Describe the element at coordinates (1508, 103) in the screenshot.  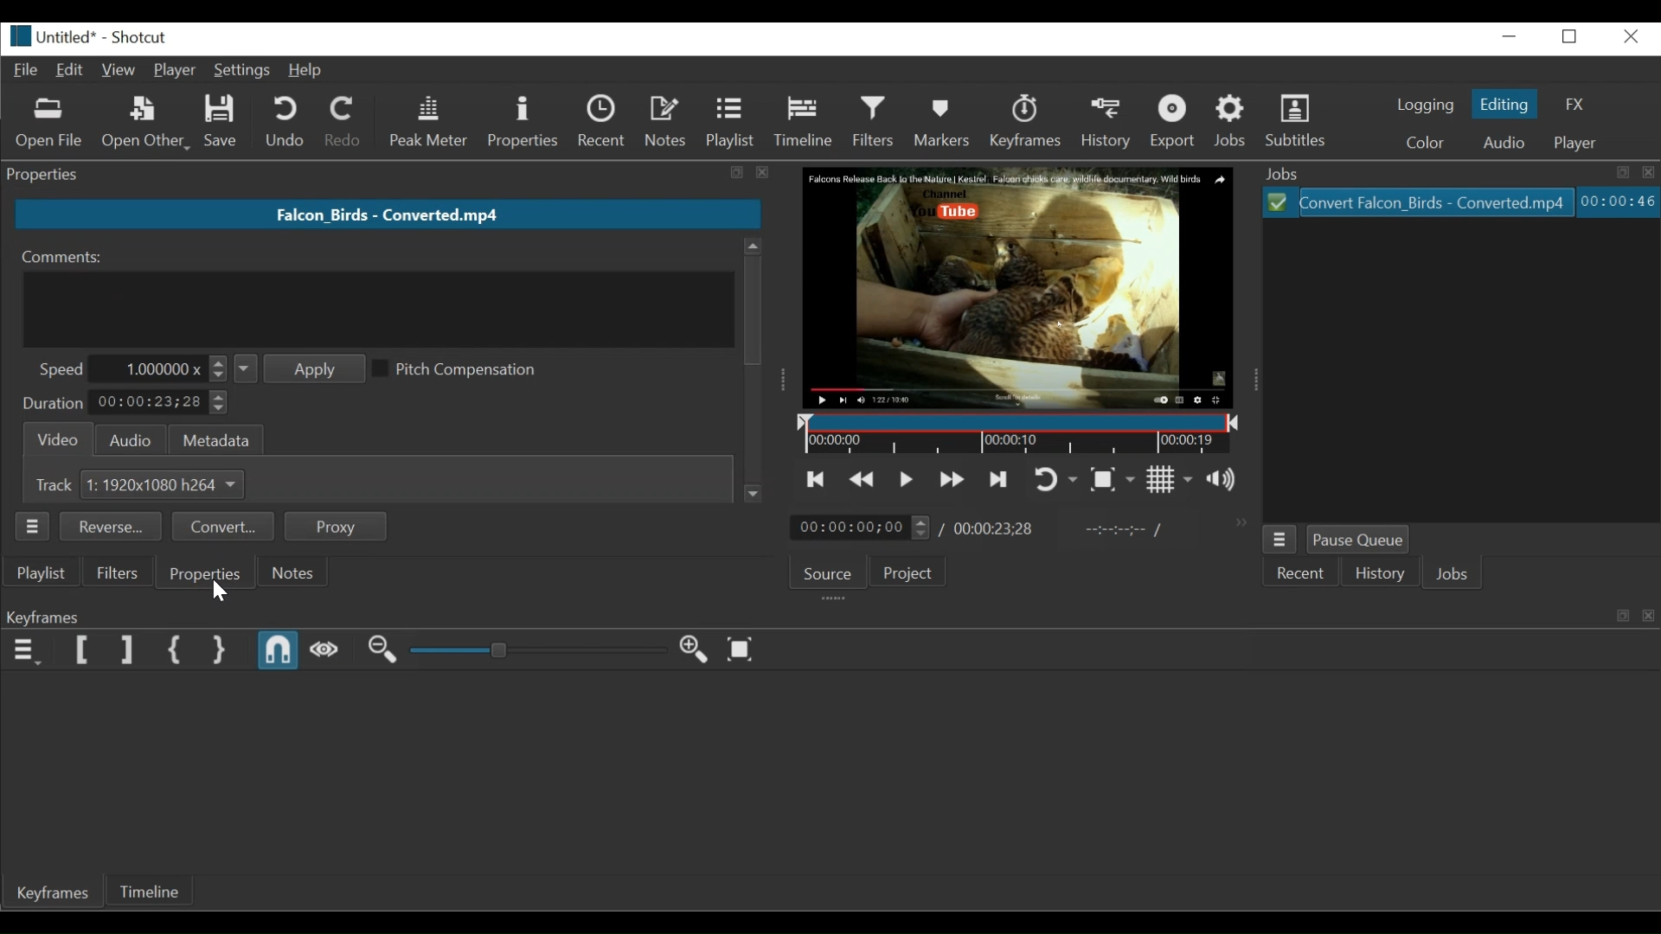
I see `Editing` at that location.